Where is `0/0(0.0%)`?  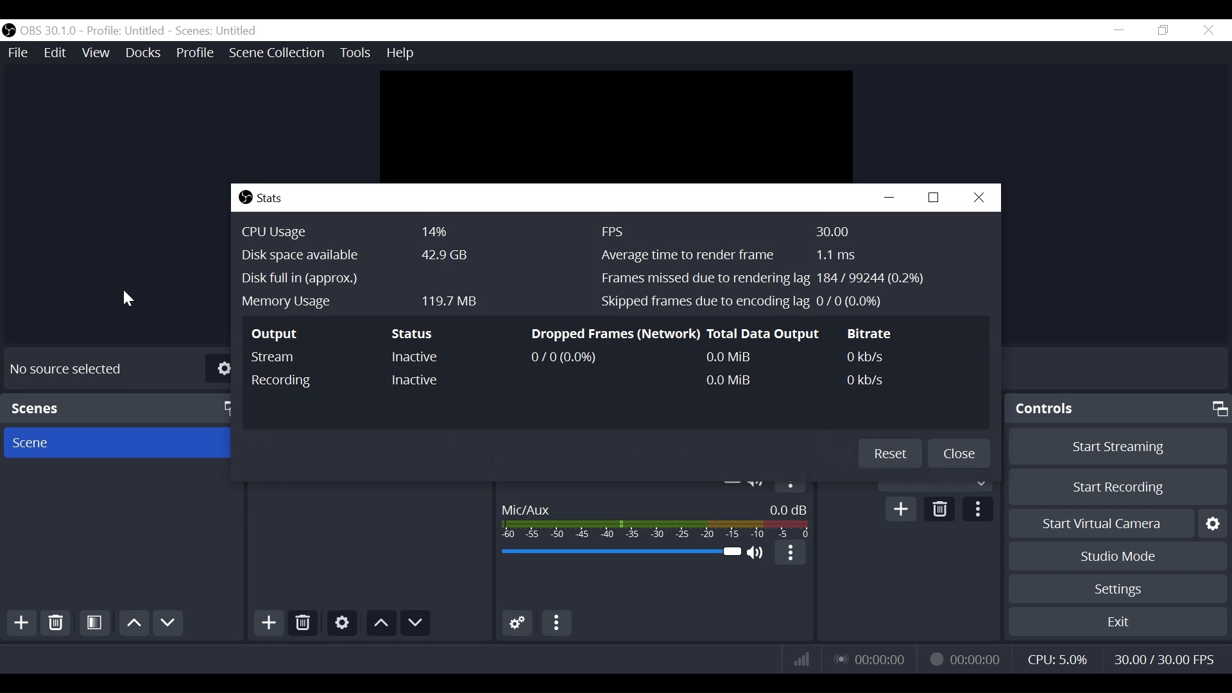 0/0(0.0%) is located at coordinates (572, 358).